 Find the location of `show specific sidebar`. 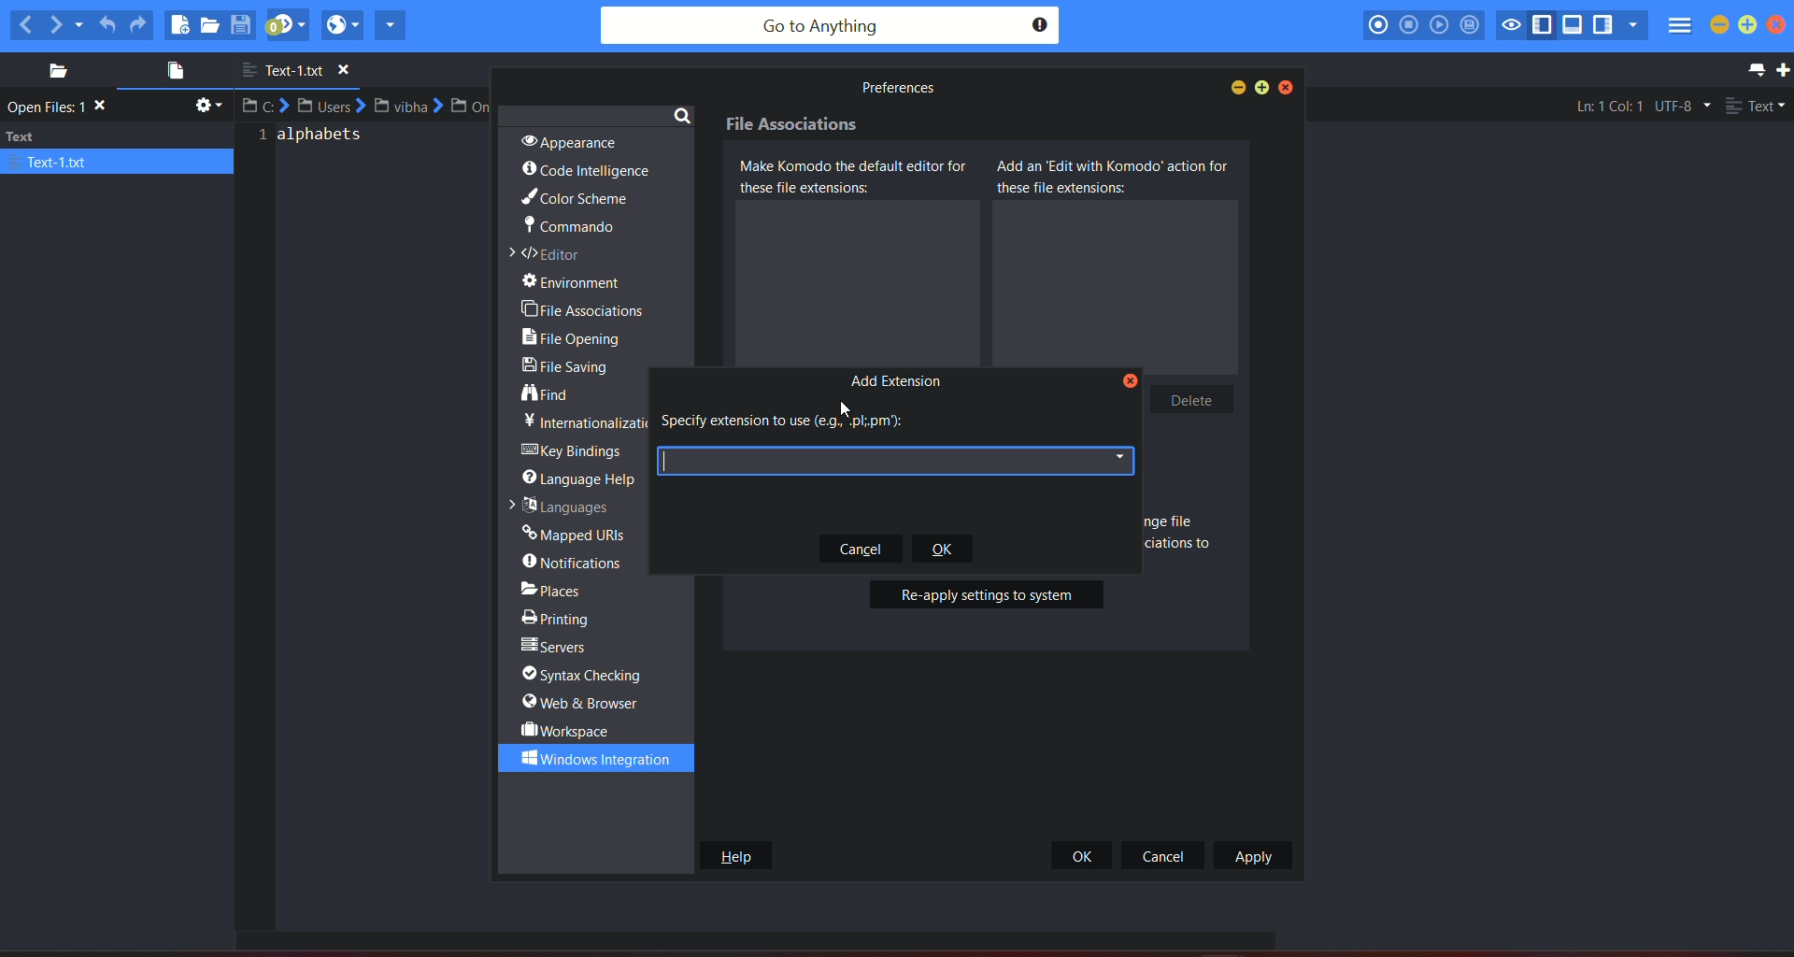

show specific sidebar is located at coordinates (1632, 25).